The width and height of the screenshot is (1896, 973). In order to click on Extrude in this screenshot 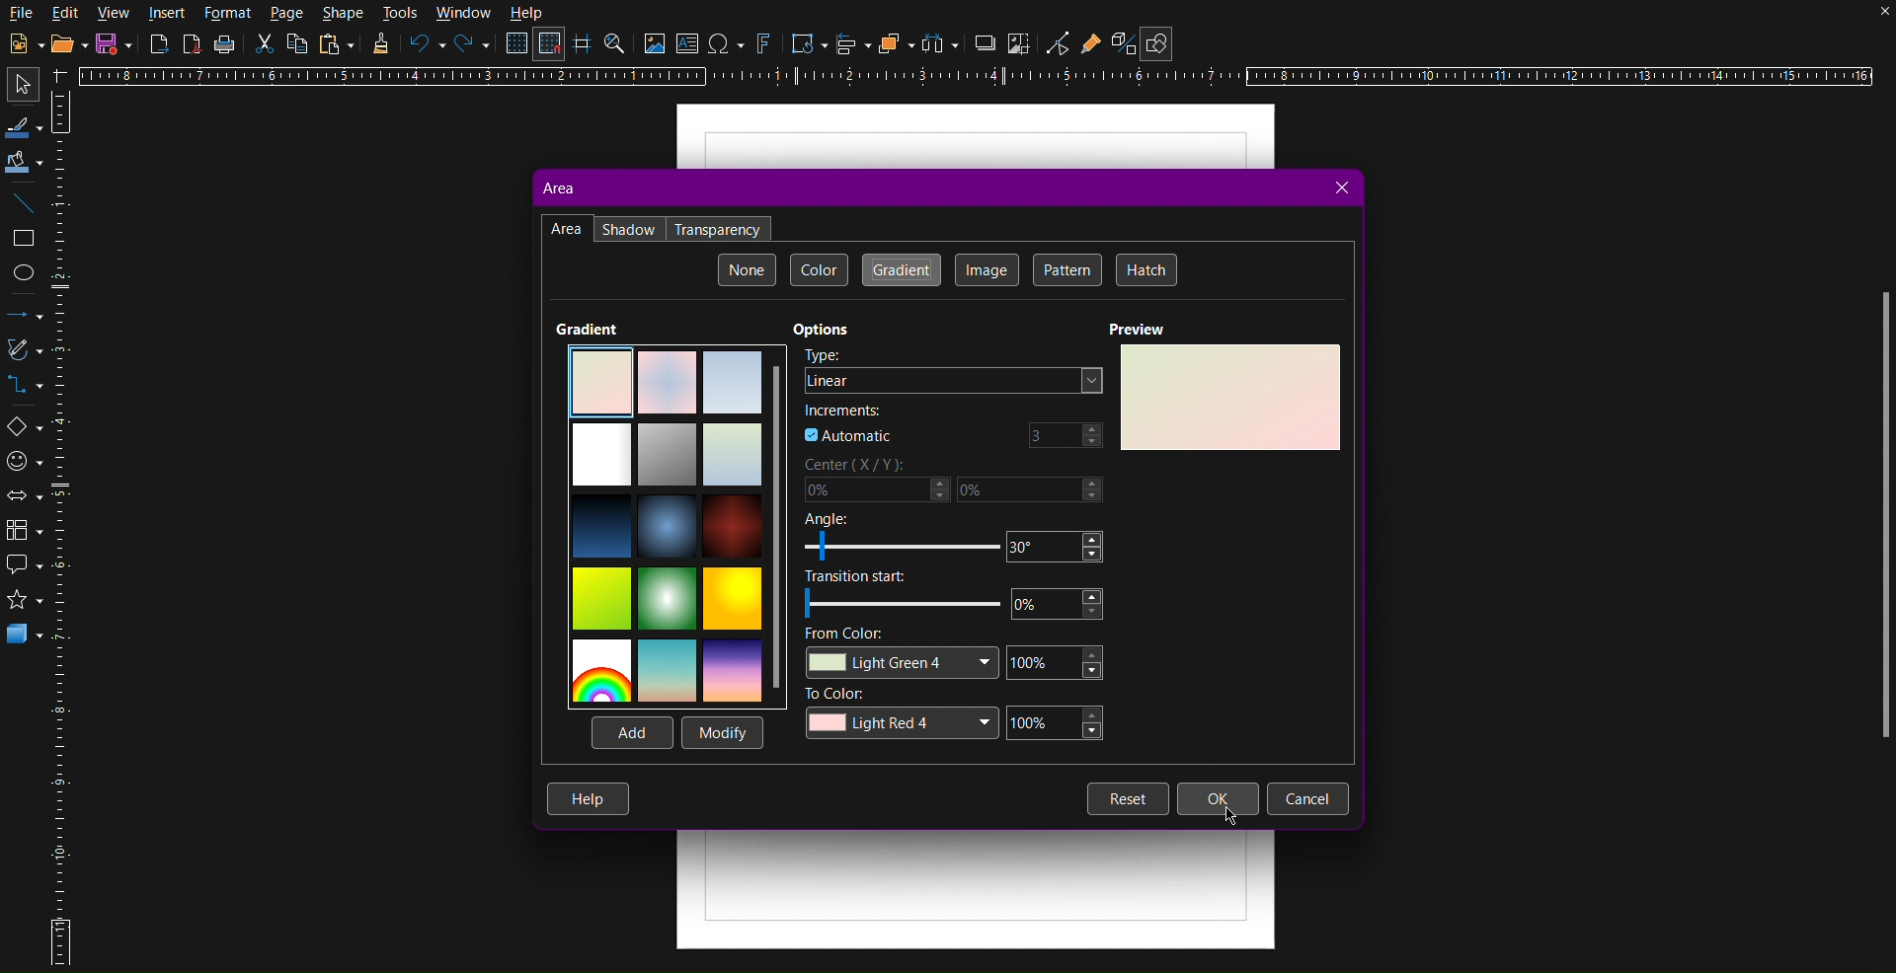, I will do `click(1118, 41)`.